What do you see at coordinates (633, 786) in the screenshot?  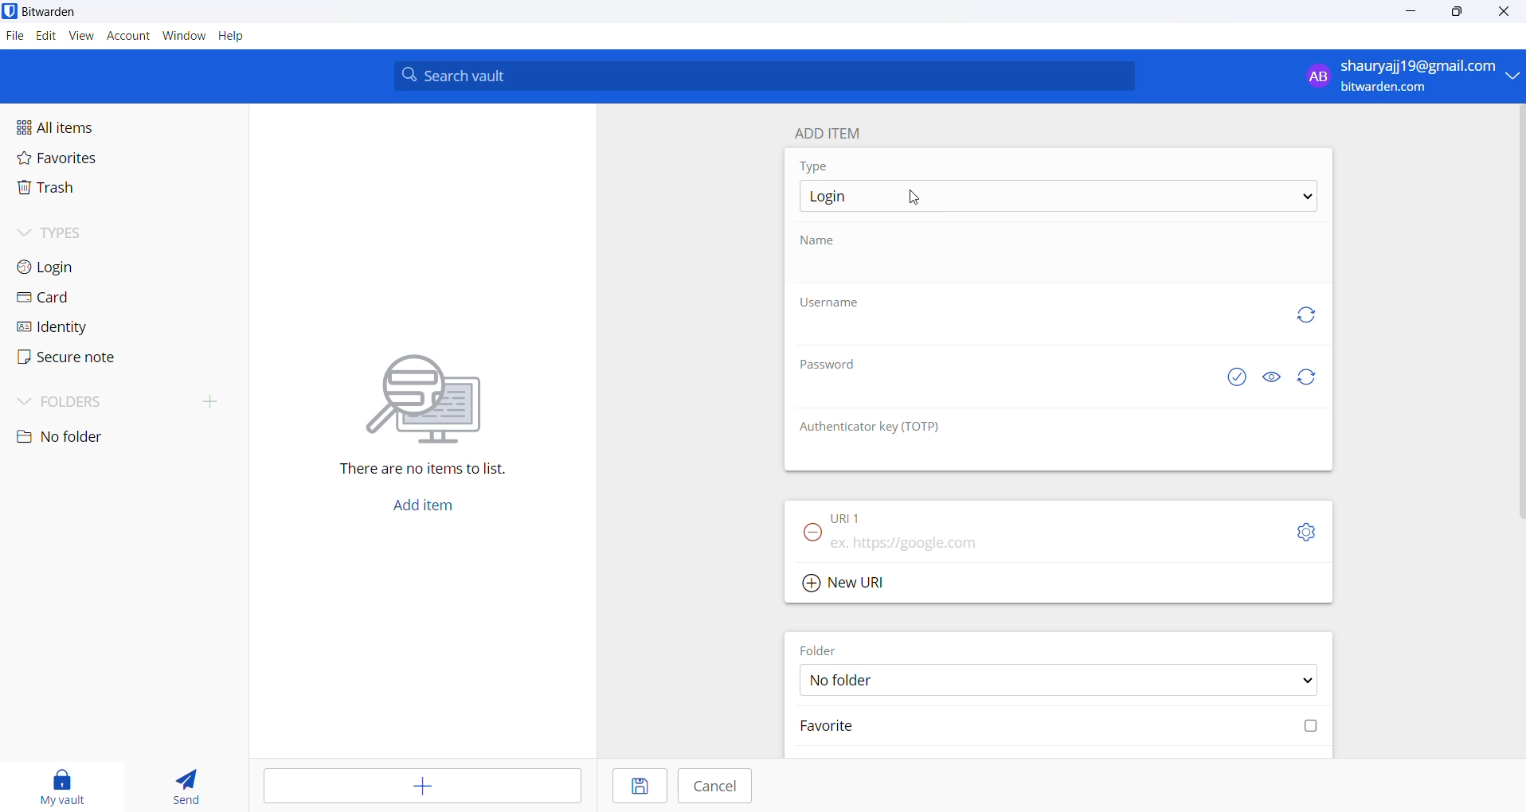 I see `save` at bounding box center [633, 786].